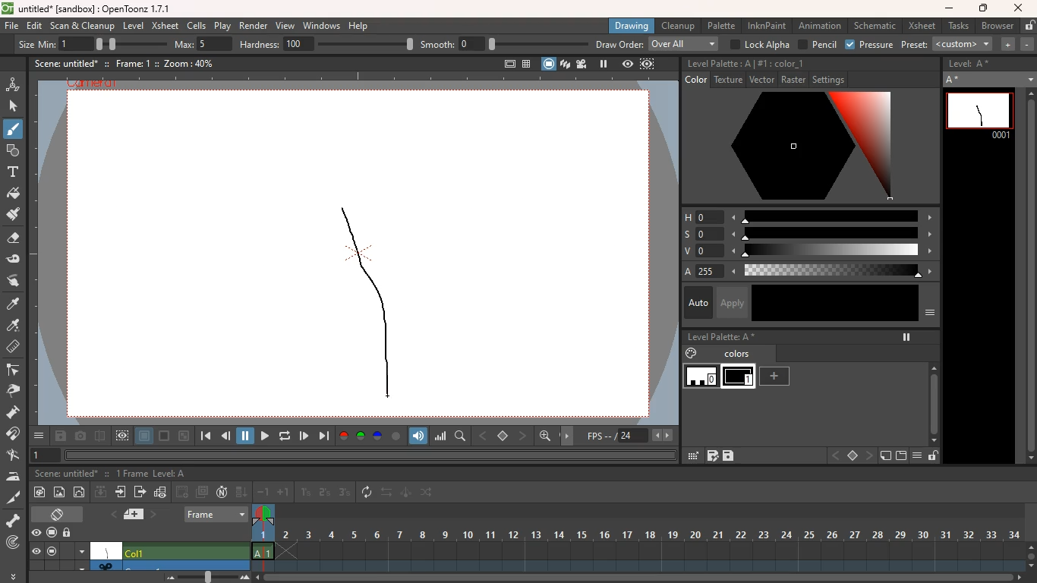  I want to click on menu, so click(929, 316).